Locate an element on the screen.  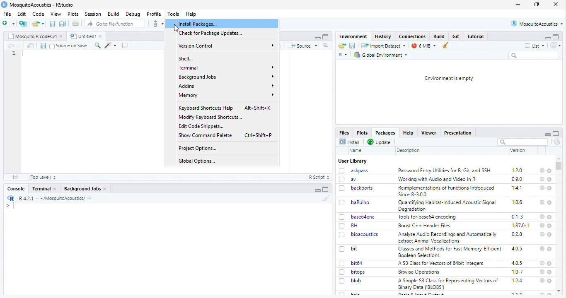
Memory is located at coordinates (226, 95).